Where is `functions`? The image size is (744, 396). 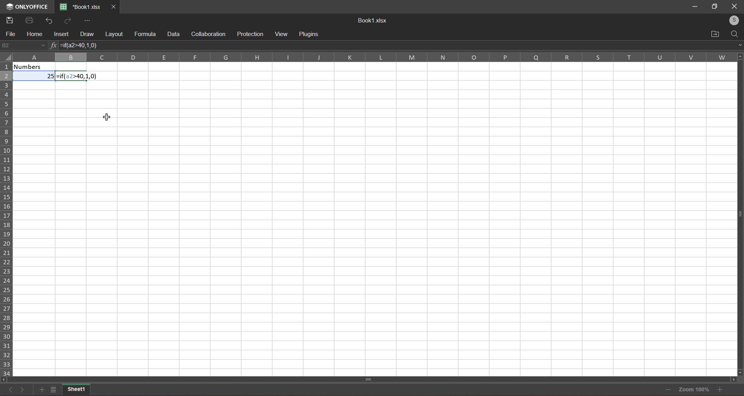
functions is located at coordinates (53, 46).